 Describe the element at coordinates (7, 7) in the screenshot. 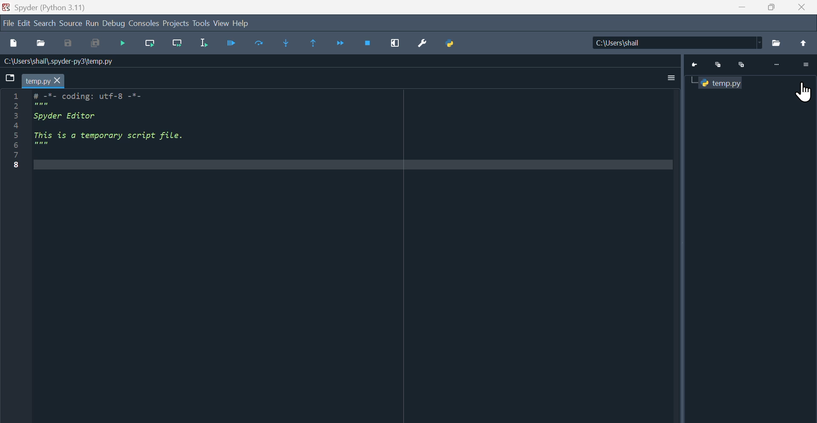

I see `Spyder icon` at that location.